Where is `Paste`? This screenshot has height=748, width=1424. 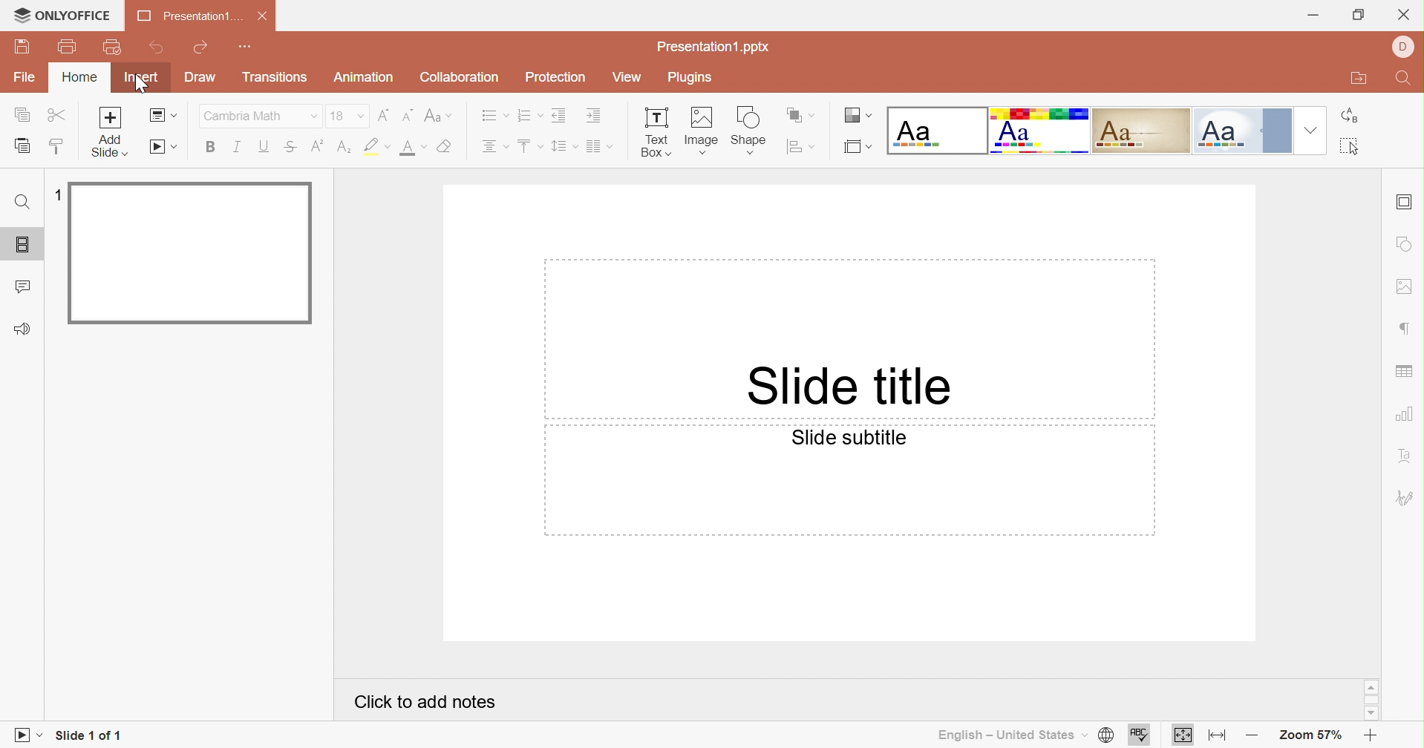
Paste is located at coordinates (22, 145).